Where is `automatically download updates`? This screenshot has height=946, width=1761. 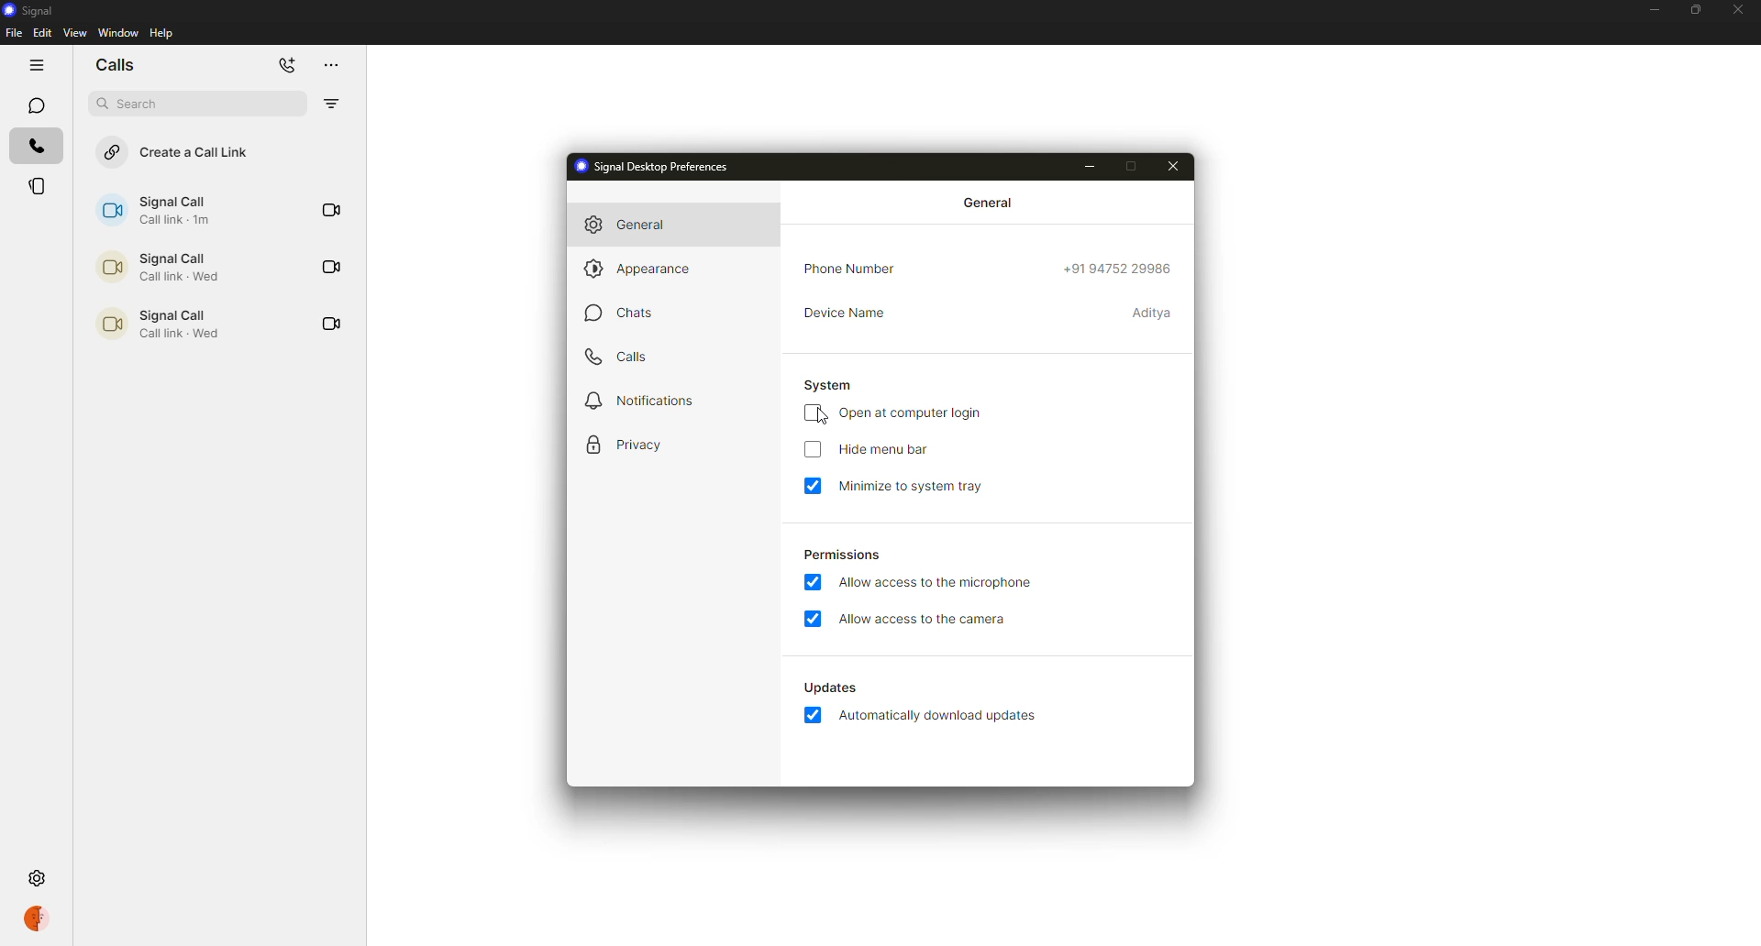 automatically download updates is located at coordinates (942, 717).